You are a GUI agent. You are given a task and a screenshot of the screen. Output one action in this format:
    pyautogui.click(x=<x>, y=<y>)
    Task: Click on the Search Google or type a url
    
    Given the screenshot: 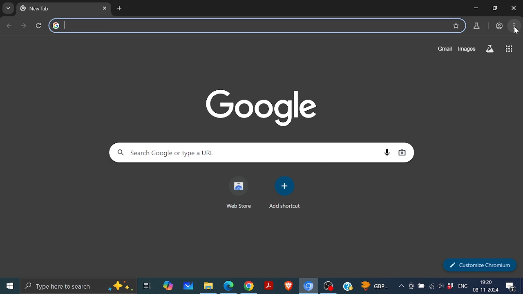 What is the action you would take?
    pyautogui.click(x=237, y=153)
    